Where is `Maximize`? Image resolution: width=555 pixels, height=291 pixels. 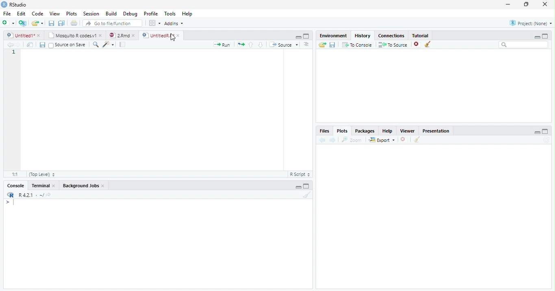
Maximize is located at coordinates (527, 4).